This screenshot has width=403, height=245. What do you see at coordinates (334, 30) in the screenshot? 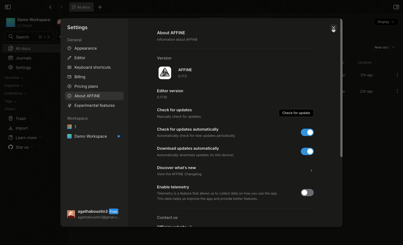
I see `Closing settings` at bounding box center [334, 30].